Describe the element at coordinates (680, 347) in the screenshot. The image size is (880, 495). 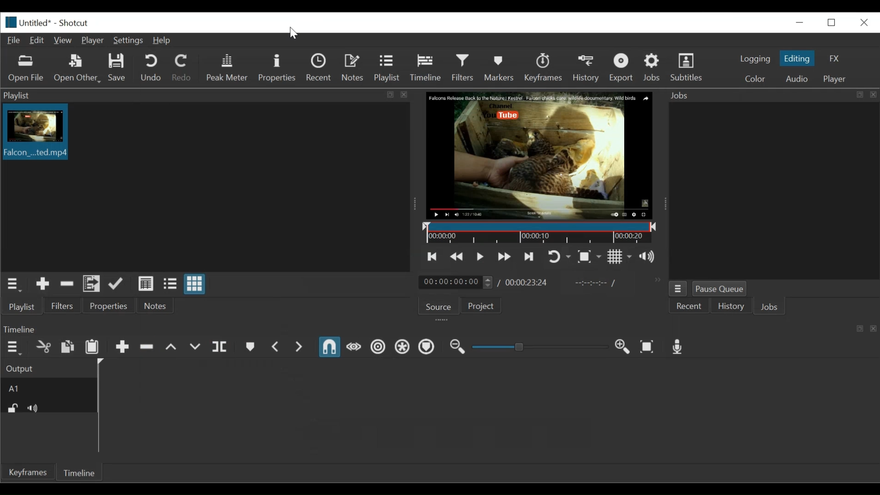
I see `Record audio` at that location.